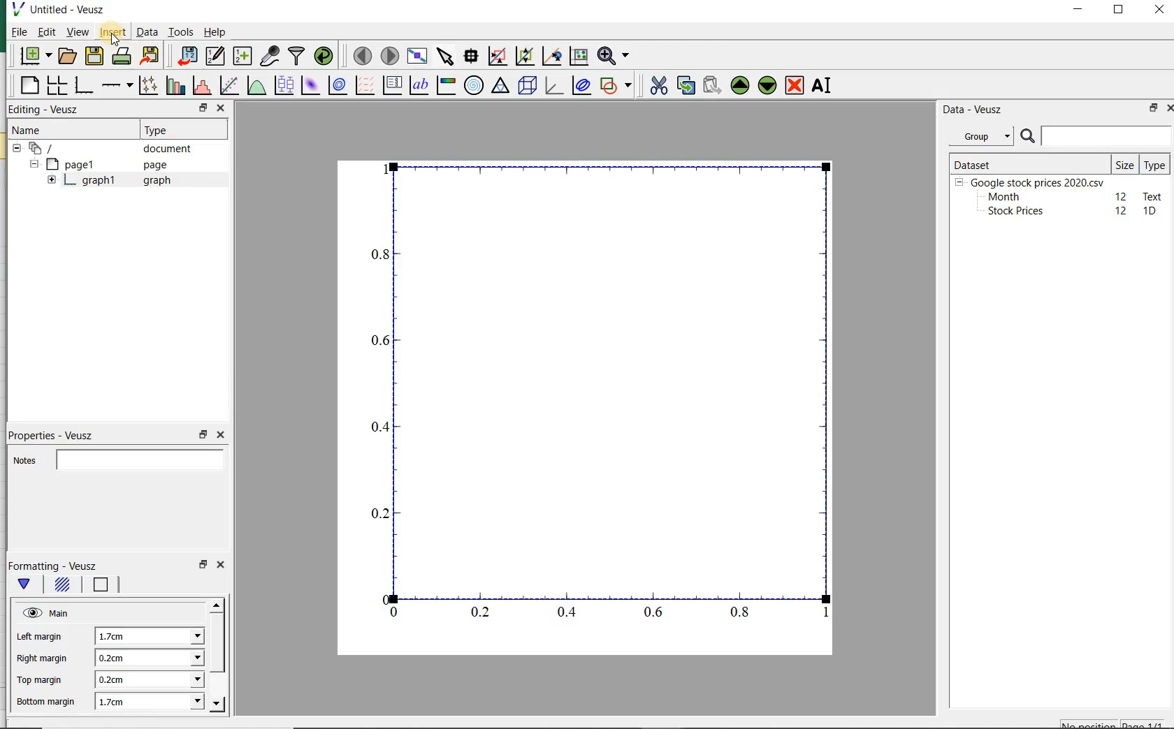 The image size is (1174, 729). I want to click on close, so click(1159, 10).